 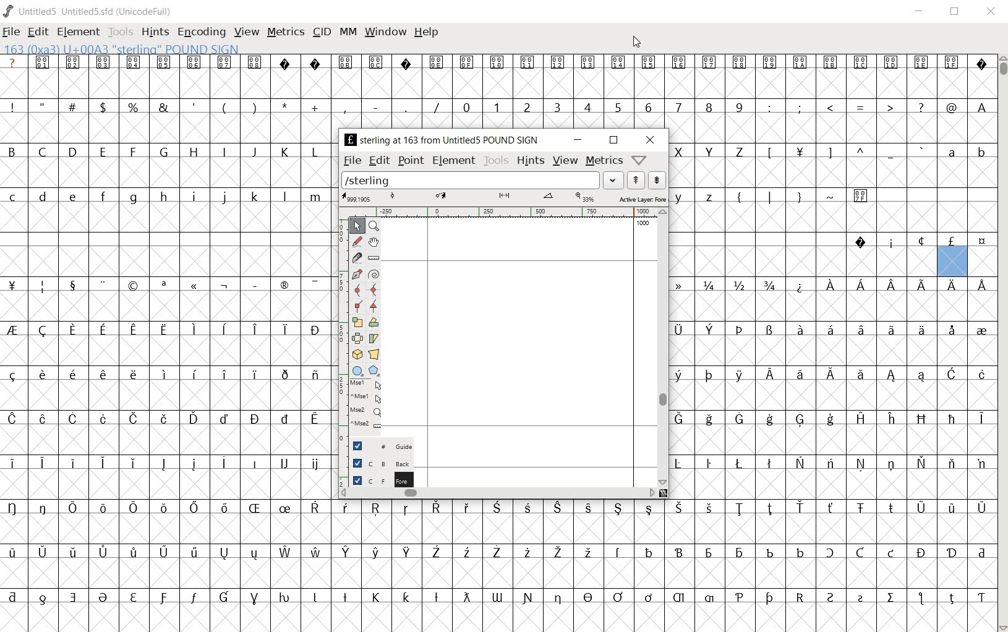 I want to click on Symbol, so click(x=832, y=509).